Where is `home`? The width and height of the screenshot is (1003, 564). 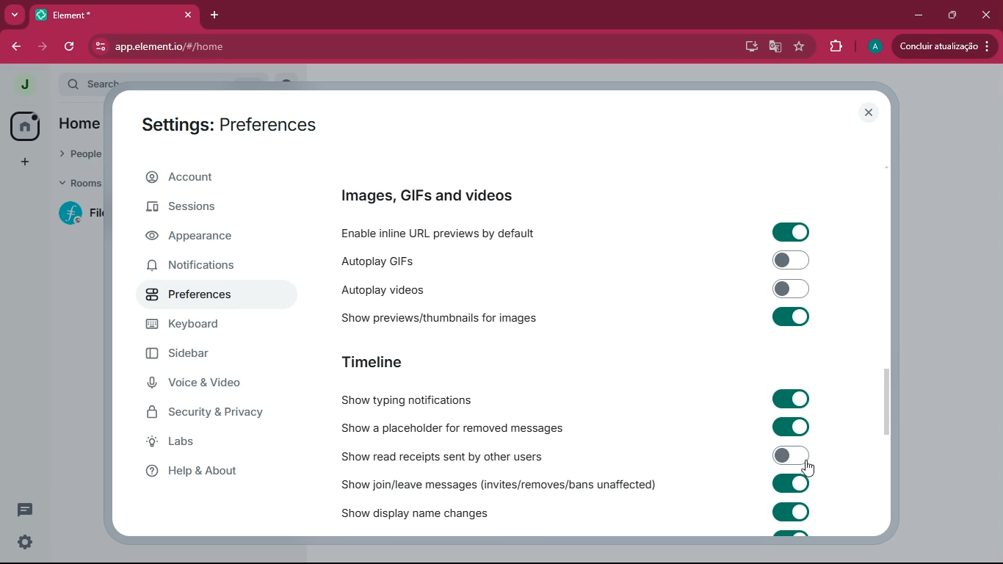 home is located at coordinates (23, 126).